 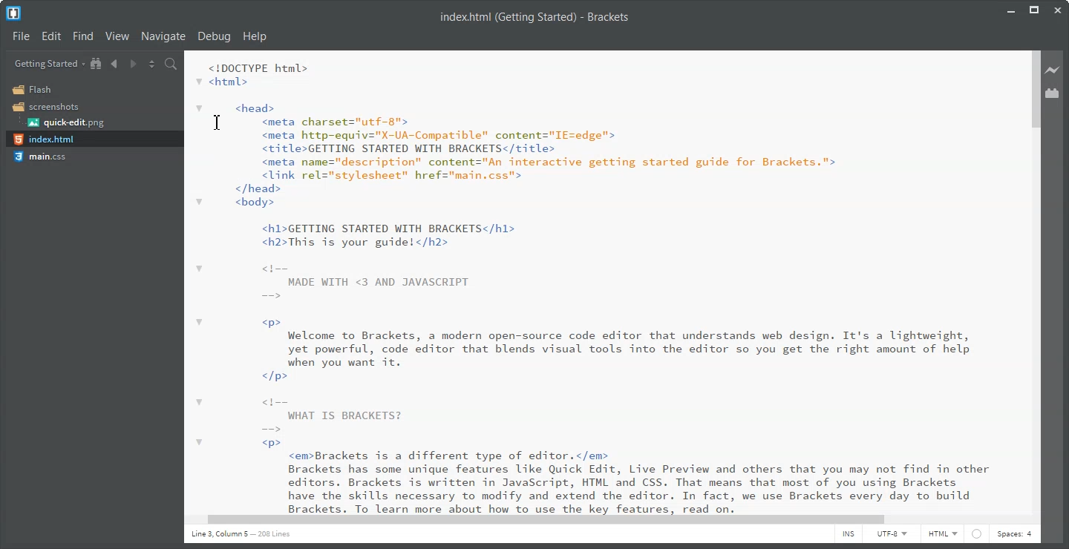 What do you see at coordinates (892, 534) in the screenshot?
I see `UTF-8` at bounding box center [892, 534].